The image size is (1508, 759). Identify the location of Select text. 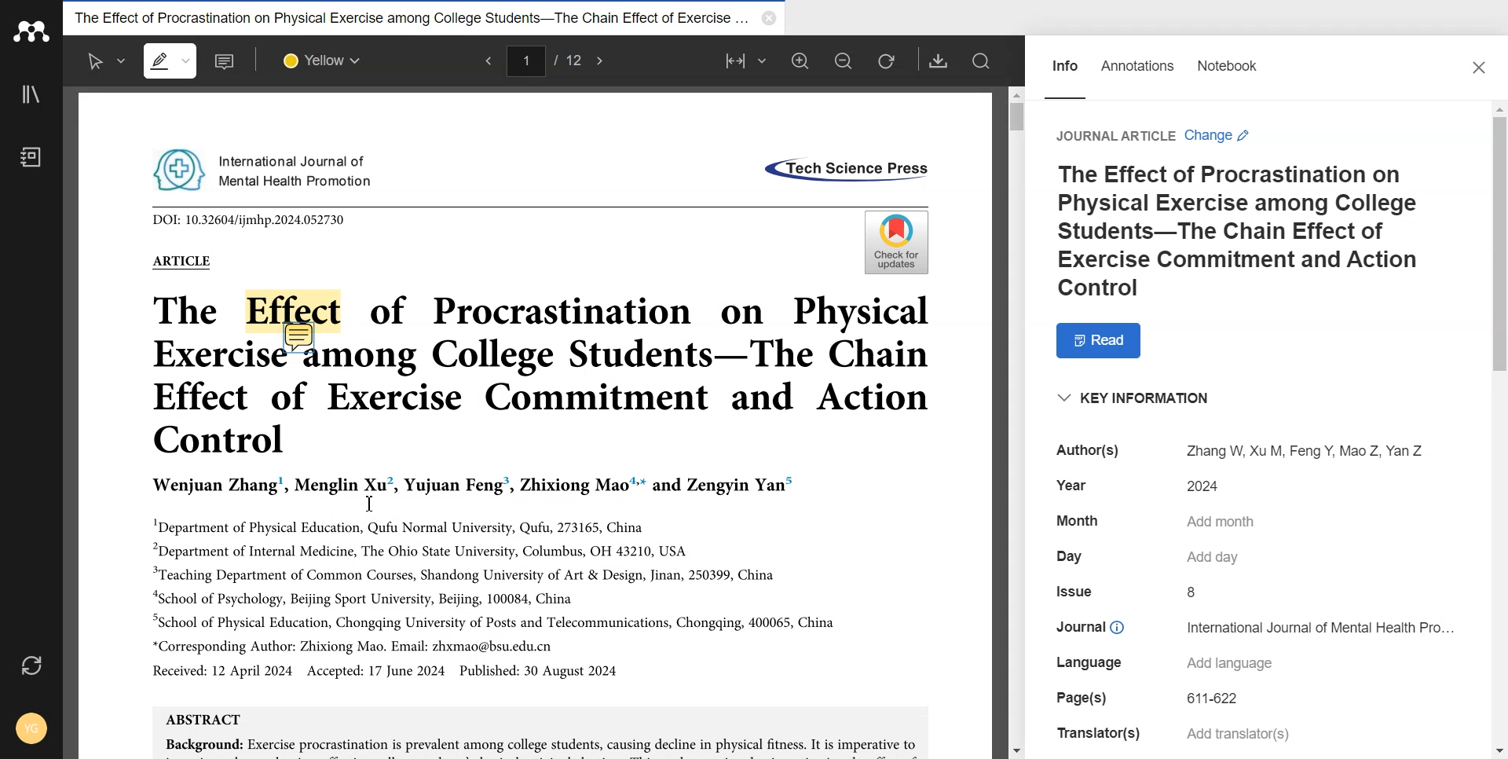
(106, 61).